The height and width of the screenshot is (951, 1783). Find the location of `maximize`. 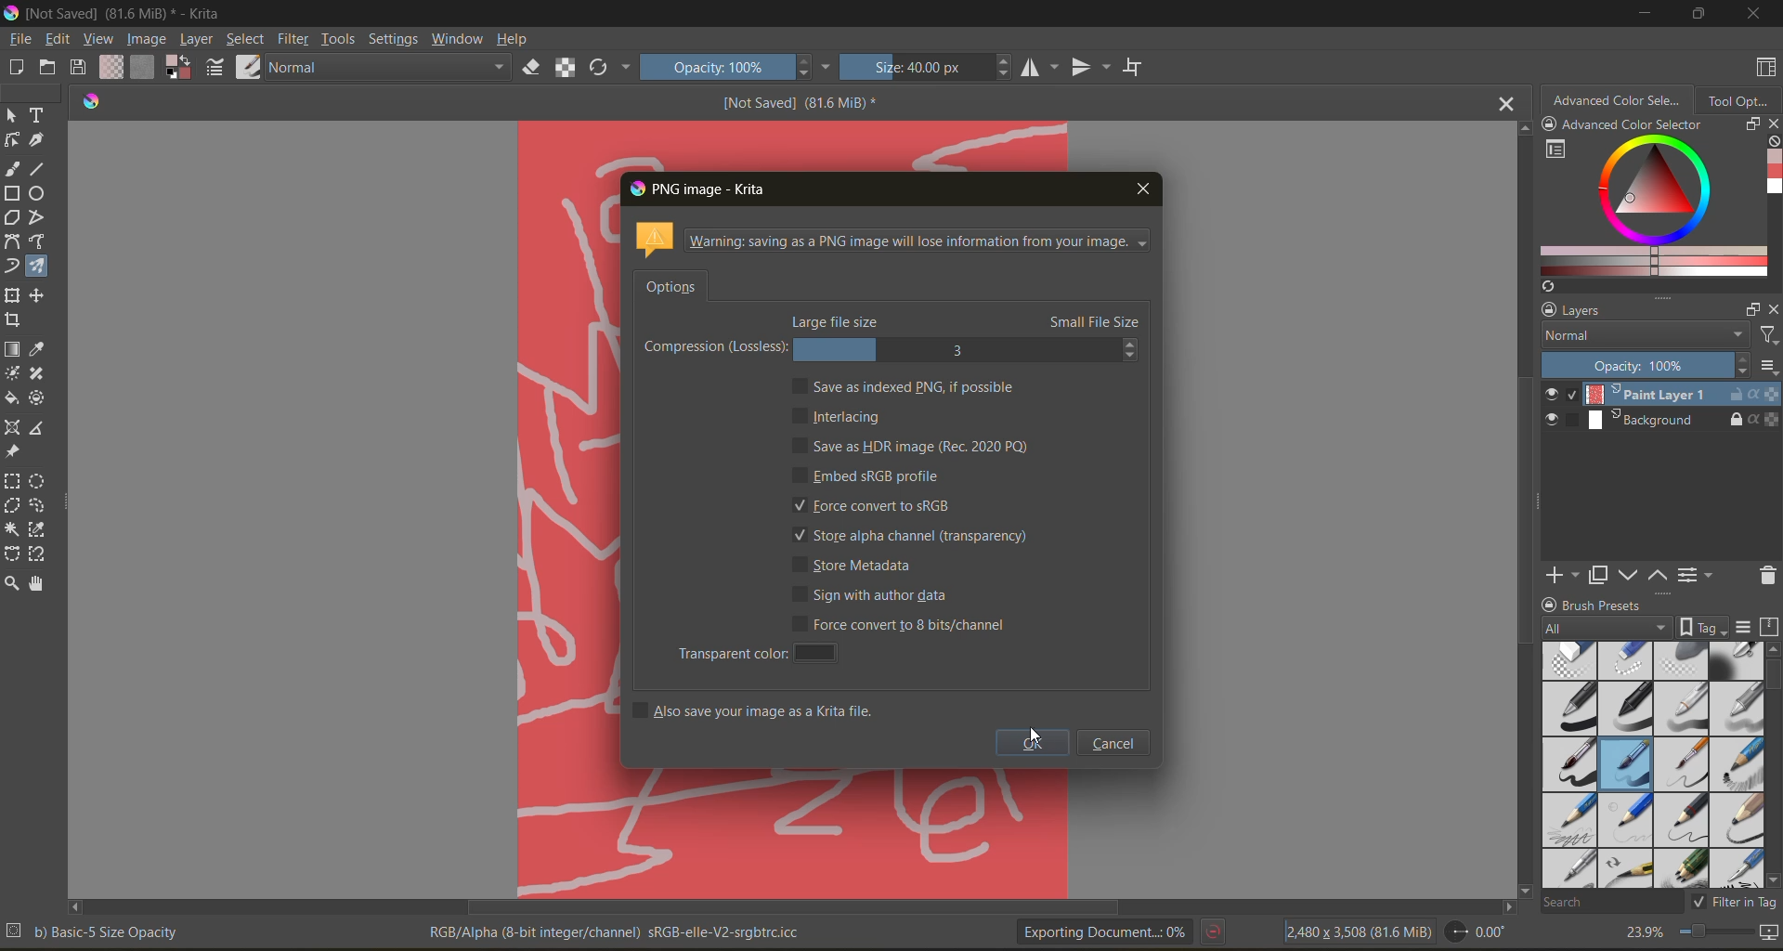

maximize is located at coordinates (1693, 13).